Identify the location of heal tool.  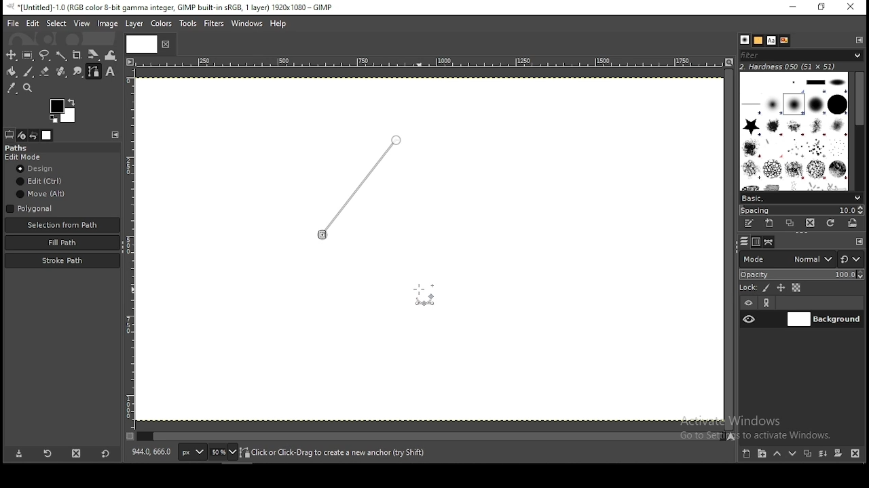
(62, 73).